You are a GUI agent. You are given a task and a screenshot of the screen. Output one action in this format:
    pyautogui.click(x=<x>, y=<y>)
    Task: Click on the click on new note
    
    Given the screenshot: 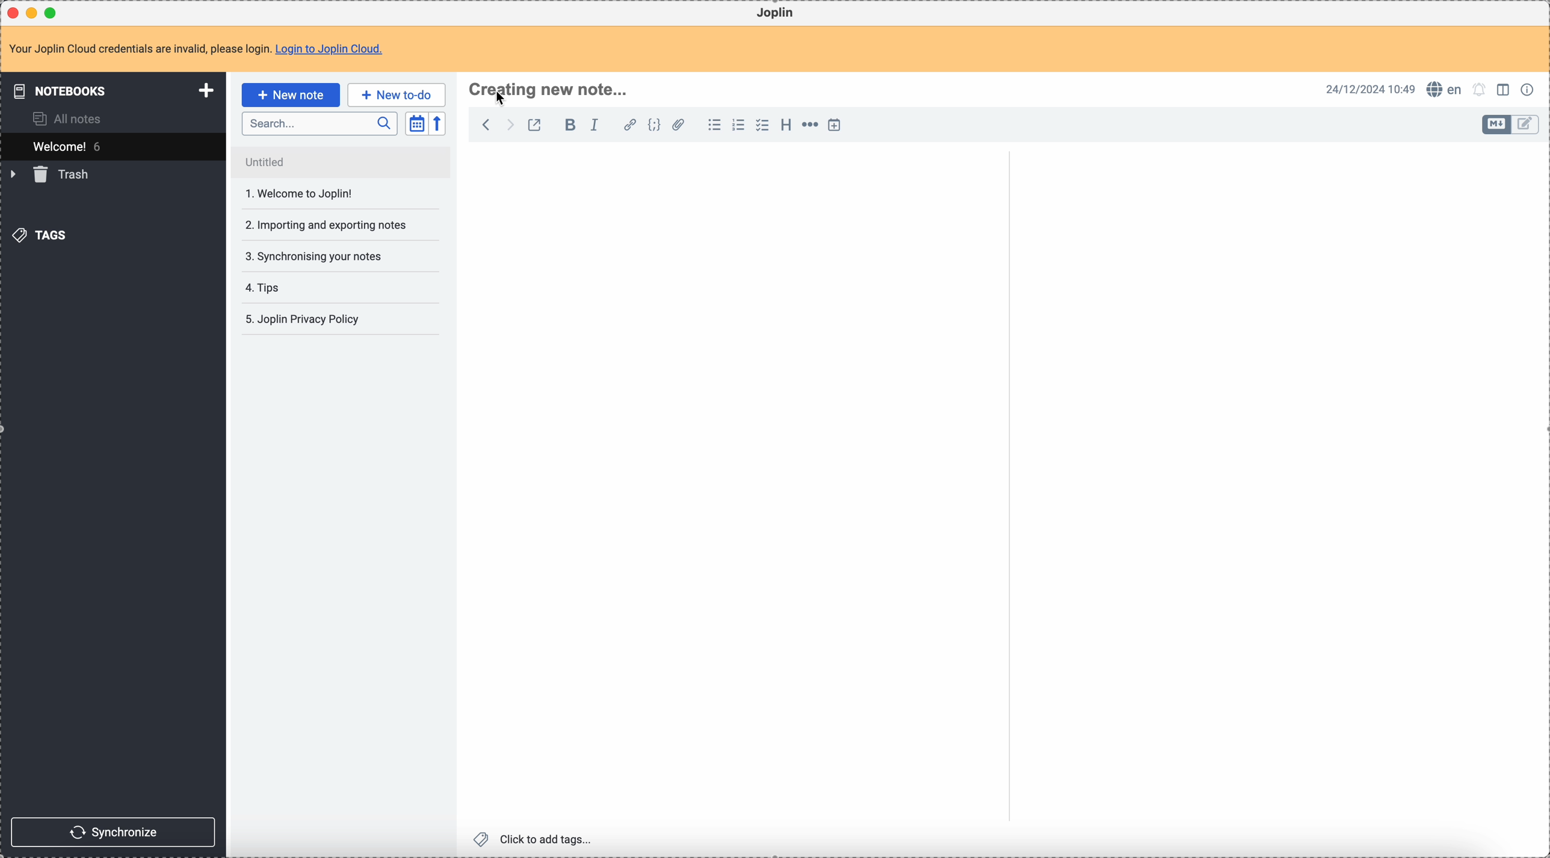 What is the action you would take?
    pyautogui.click(x=290, y=95)
    